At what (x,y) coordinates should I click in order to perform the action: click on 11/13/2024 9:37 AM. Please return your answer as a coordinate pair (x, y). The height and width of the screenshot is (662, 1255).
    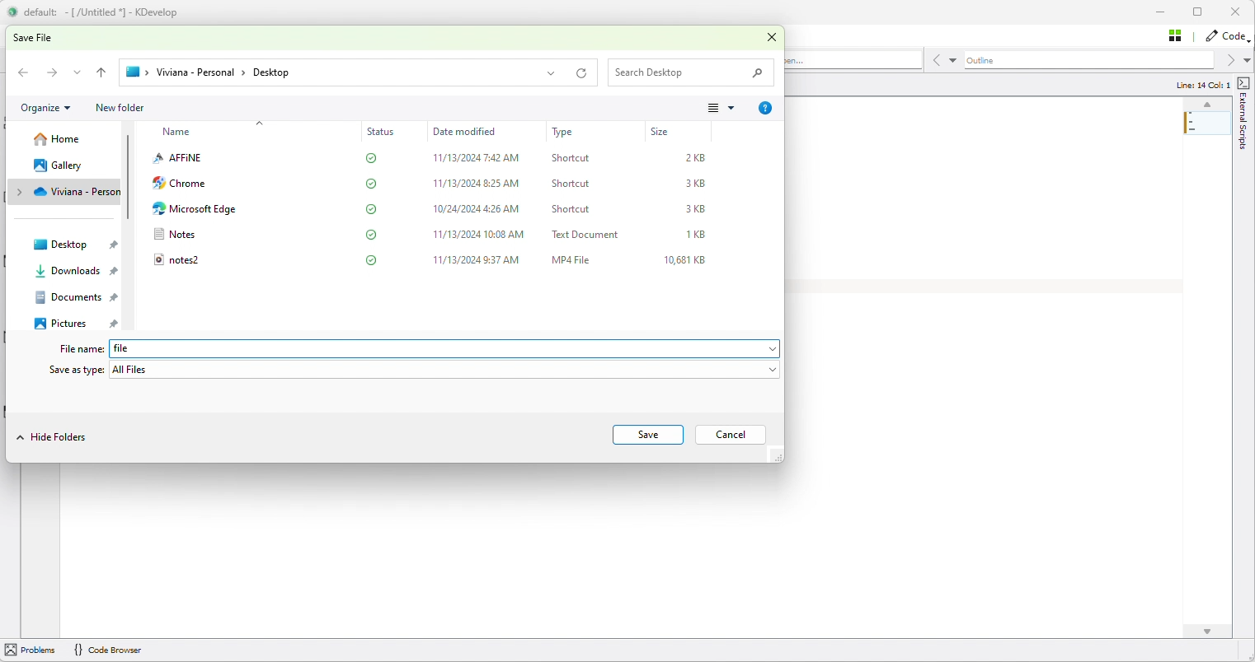
    Looking at the image, I should click on (479, 260).